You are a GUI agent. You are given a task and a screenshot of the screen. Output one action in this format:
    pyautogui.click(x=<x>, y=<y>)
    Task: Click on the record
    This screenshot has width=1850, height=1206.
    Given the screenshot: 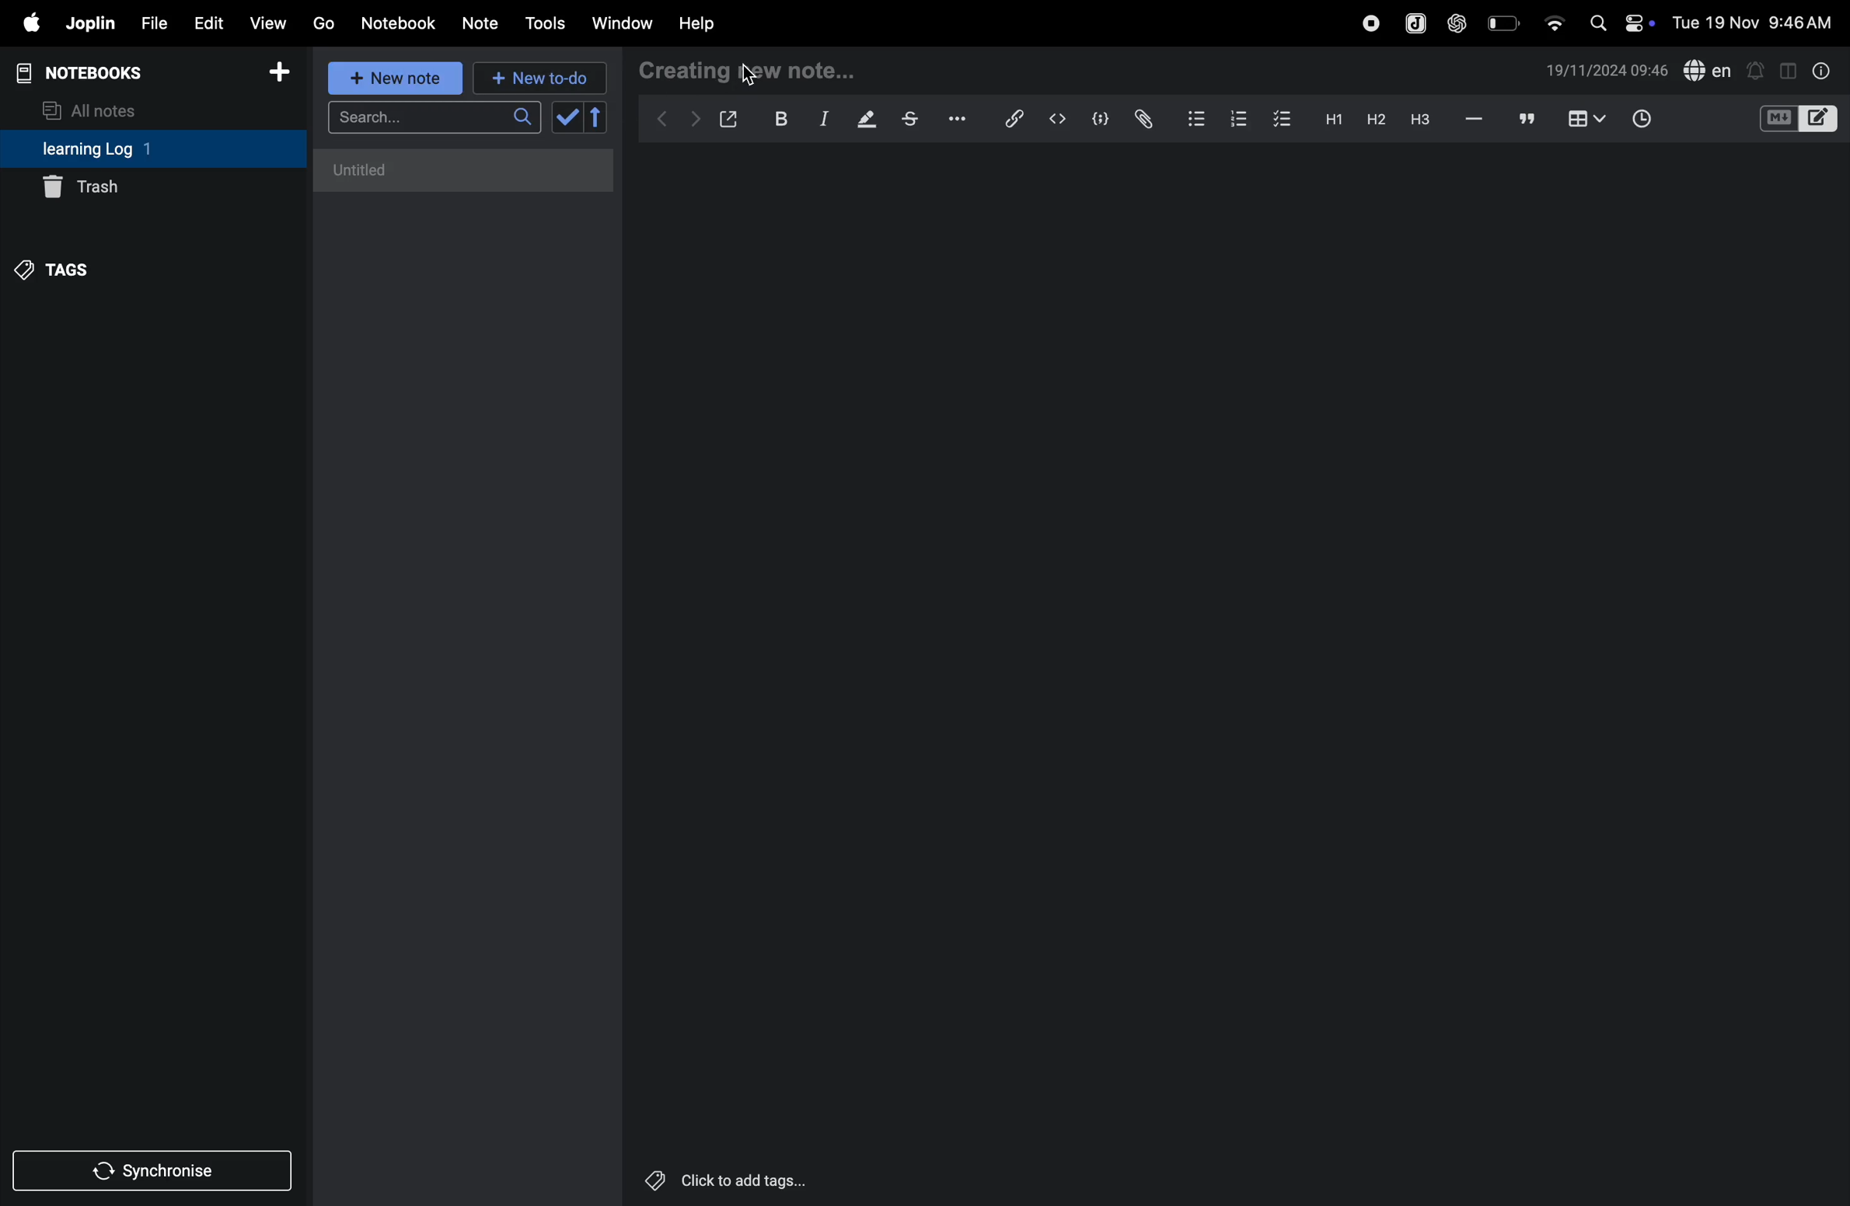 What is the action you would take?
    pyautogui.click(x=1370, y=21)
    